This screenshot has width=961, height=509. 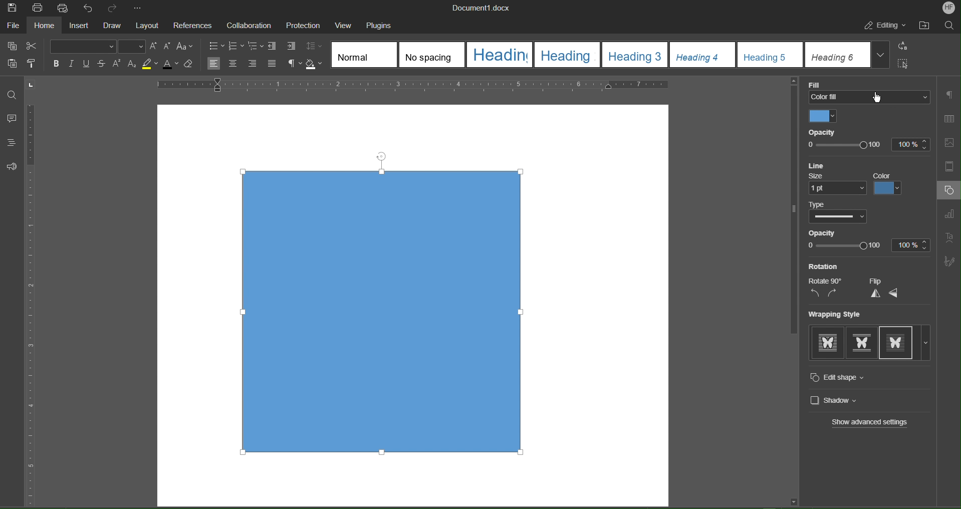 What do you see at coordinates (13, 91) in the screenshot?
I see `Find` at bounding box center [13, 91].